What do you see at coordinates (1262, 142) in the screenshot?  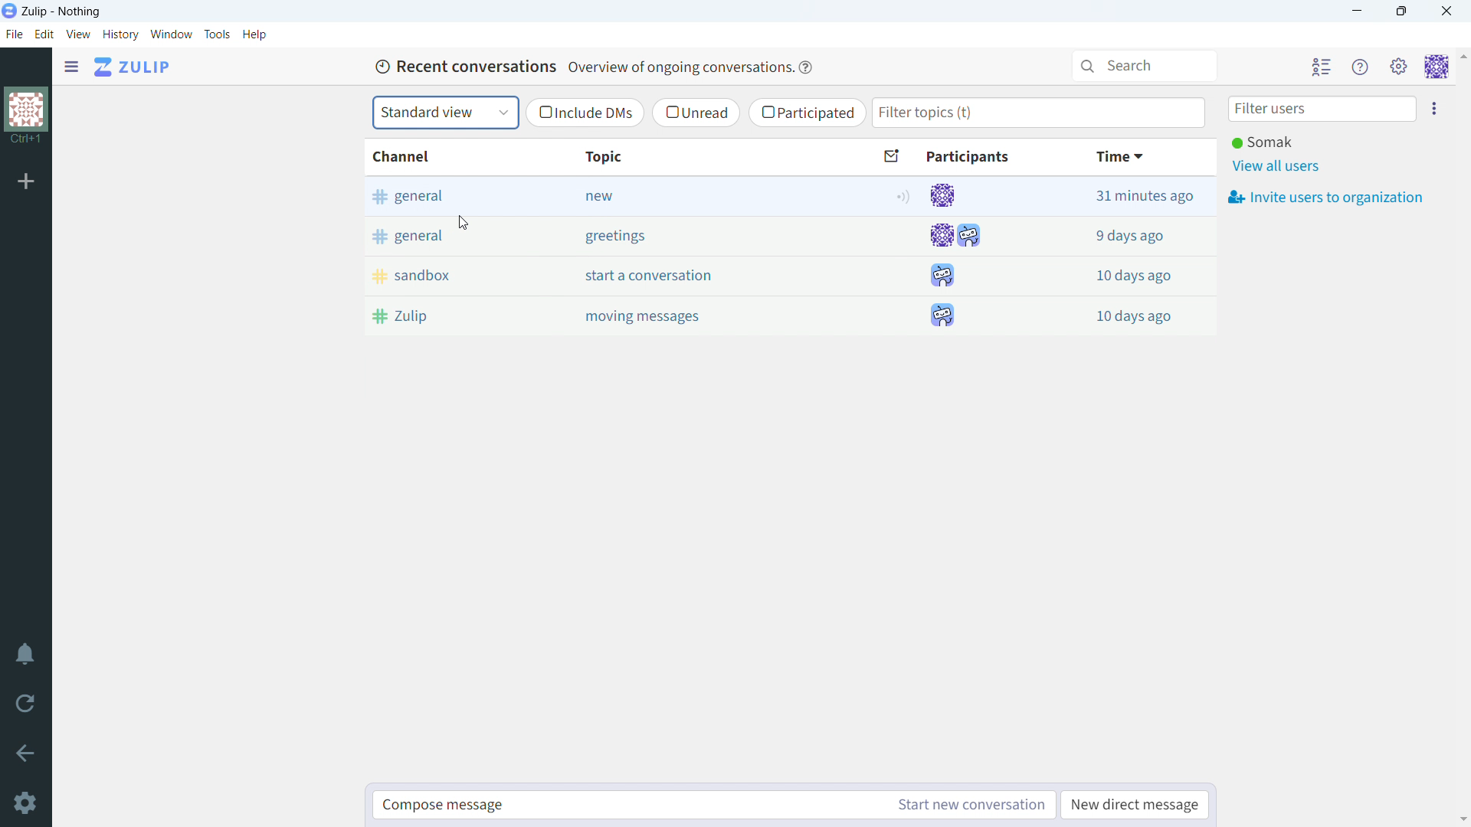 I see `active user` at bounding box center [1262, 142].